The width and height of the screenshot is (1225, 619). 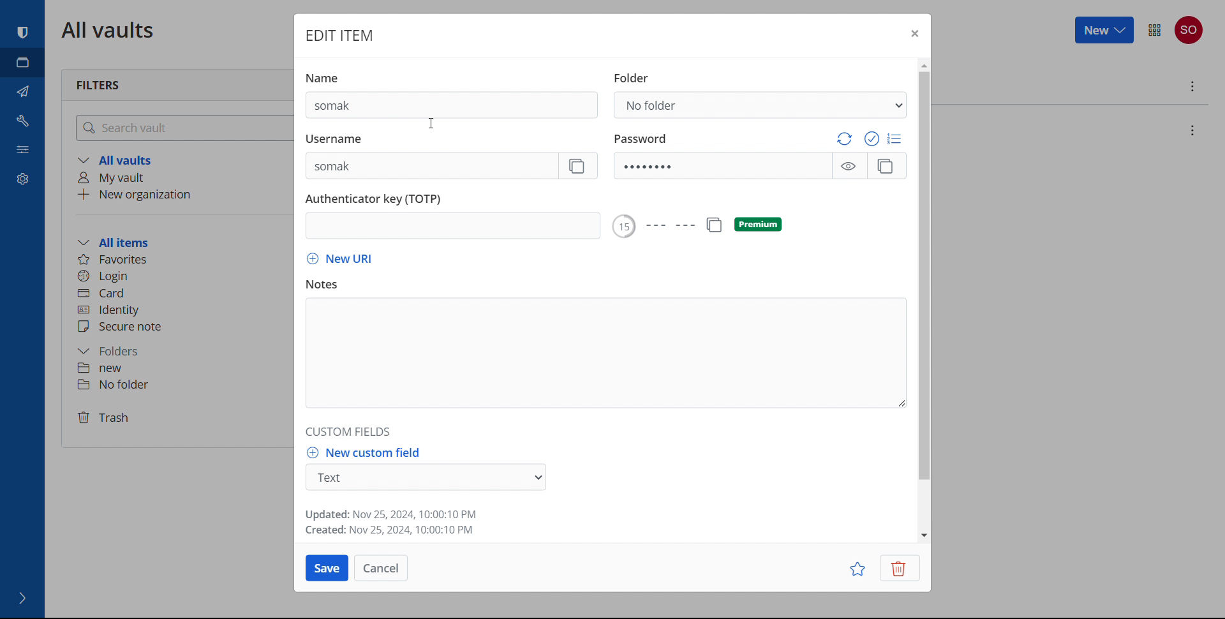 I want to click on add new organization, so click(x=182, y=195).